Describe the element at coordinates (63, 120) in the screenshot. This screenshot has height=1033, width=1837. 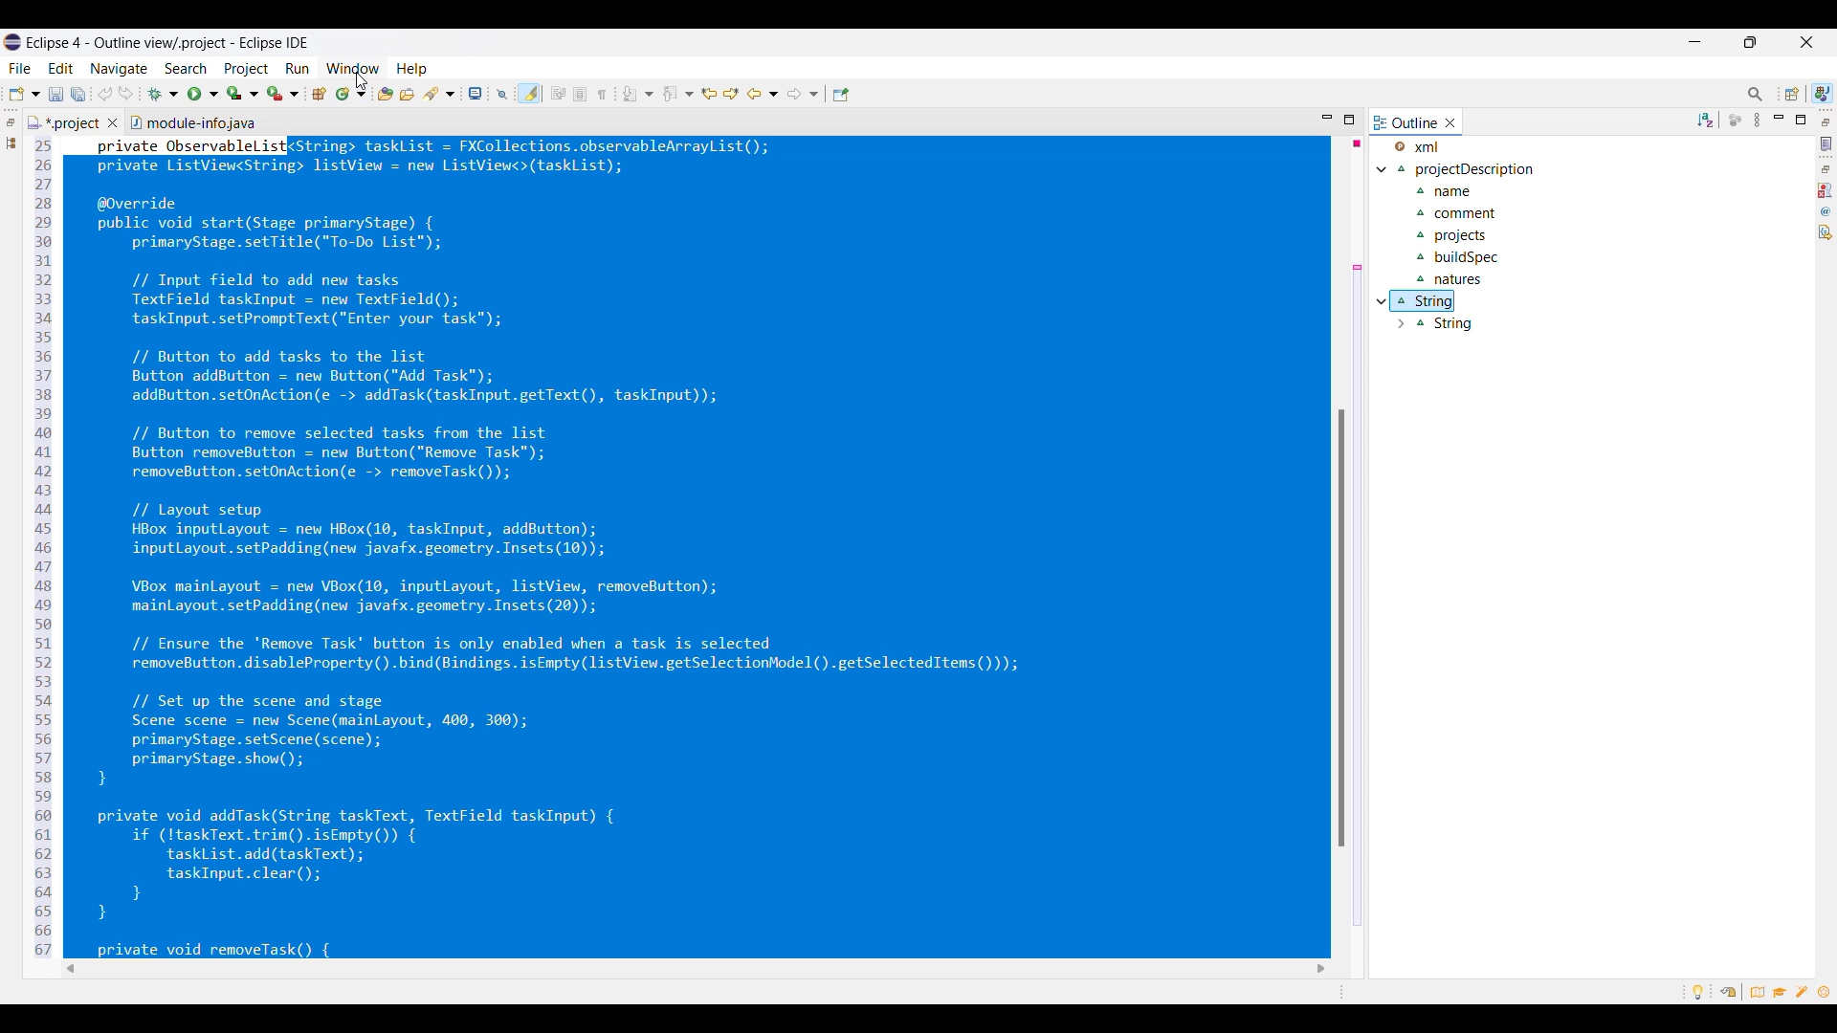
I see `Current tab highlighted` at that location.